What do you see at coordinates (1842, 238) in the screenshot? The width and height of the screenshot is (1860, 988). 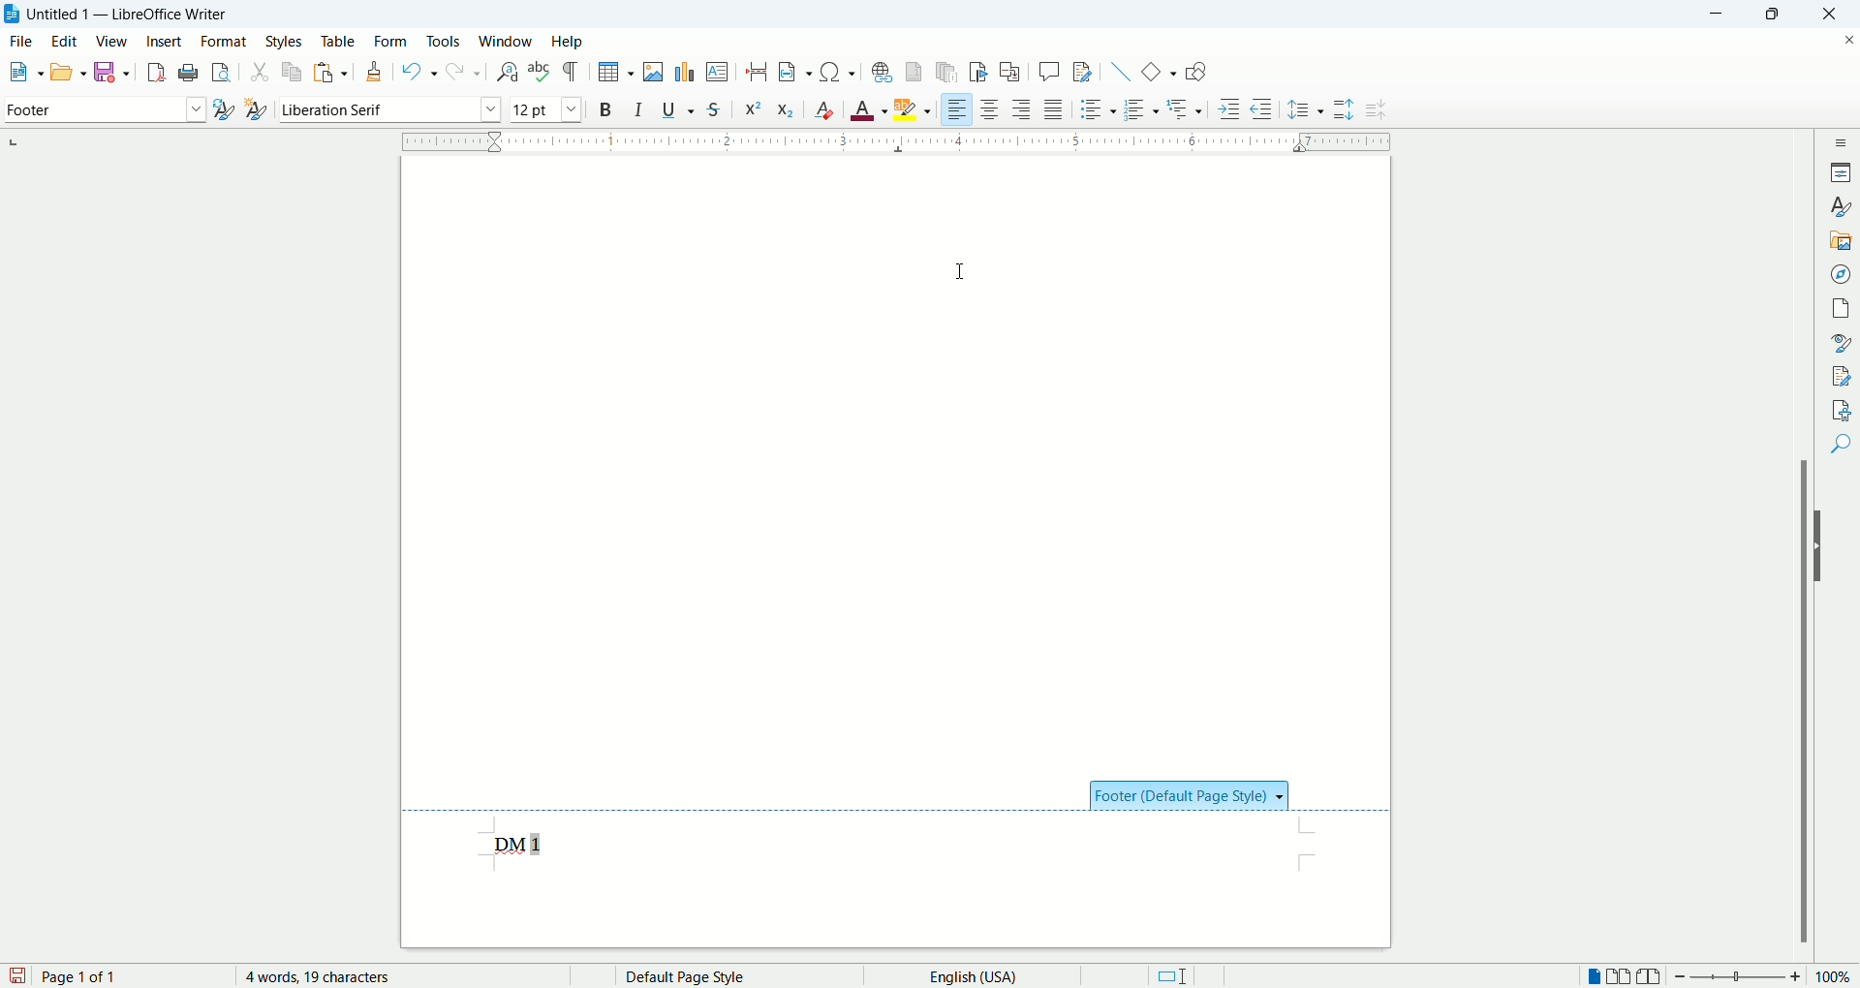 I see `gallery` at bounding box center [1842, 238].